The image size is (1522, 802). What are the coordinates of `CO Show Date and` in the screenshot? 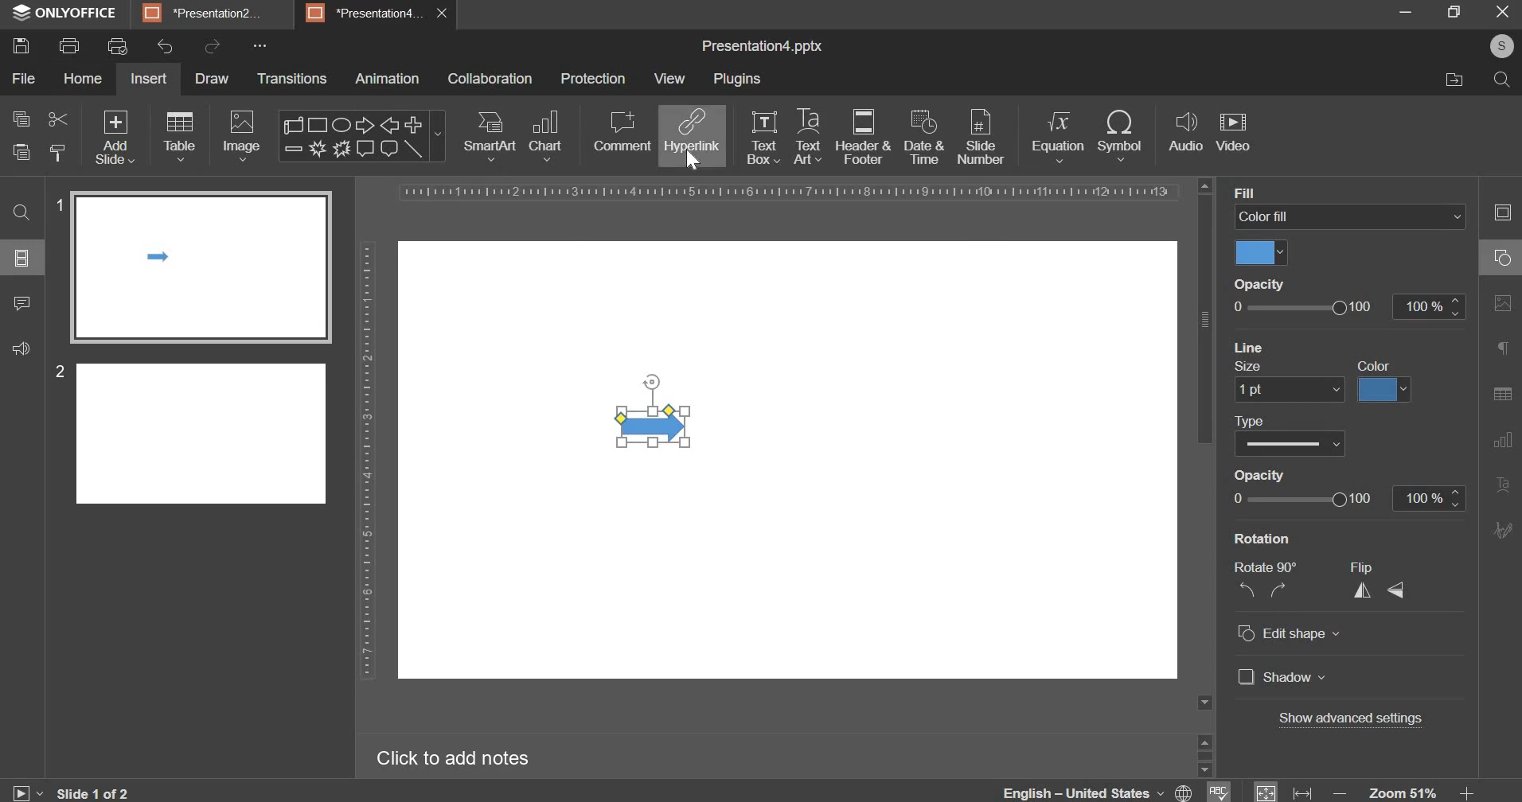 It's located at (1298, 444).